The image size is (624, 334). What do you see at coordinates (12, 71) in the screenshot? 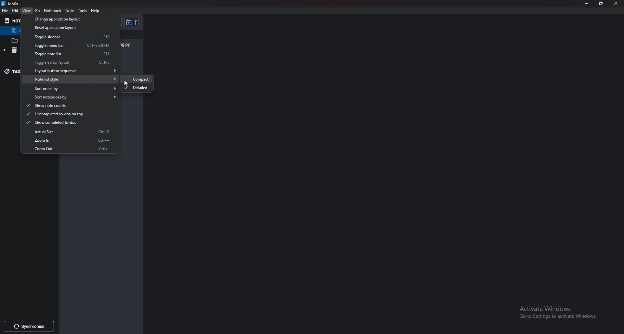
I see `tag` at bounding box center [12, 71].